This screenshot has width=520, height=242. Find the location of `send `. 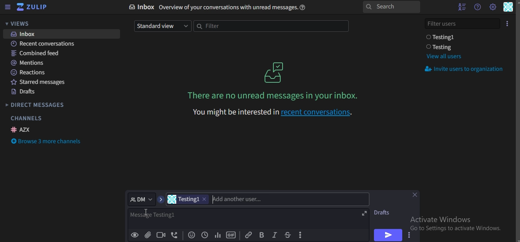

send  is located at coordinates (387, 235).